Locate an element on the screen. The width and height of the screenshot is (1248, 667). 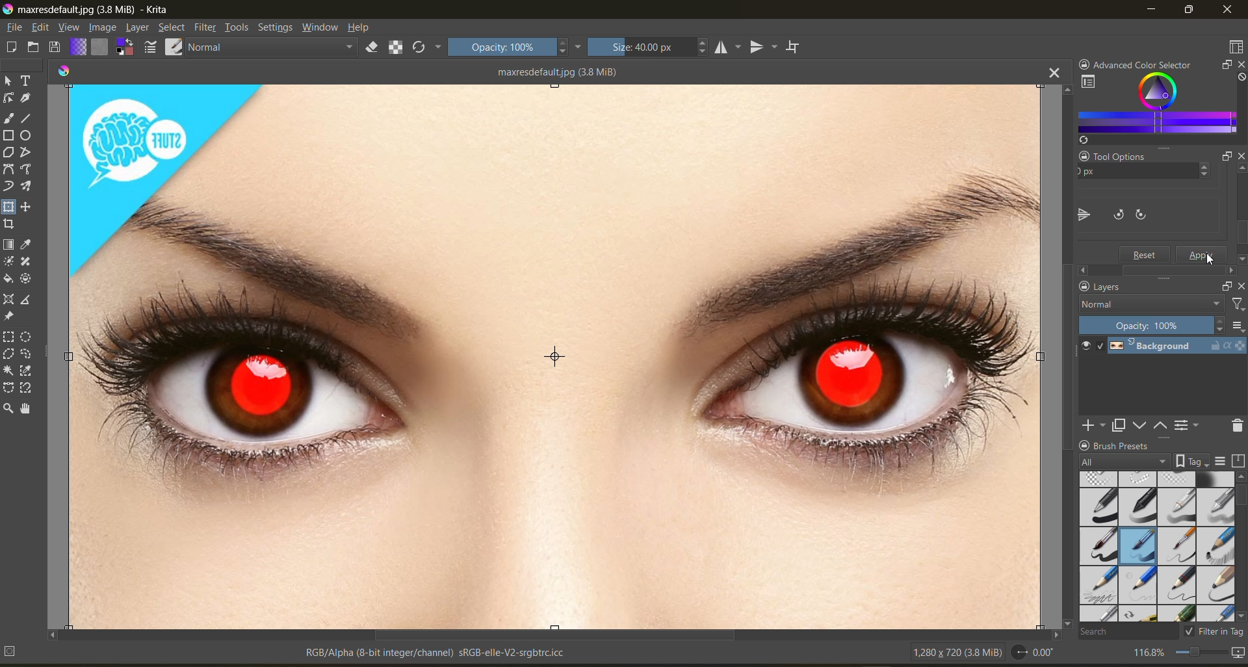
mask up is located at coordinates (1159, 425).